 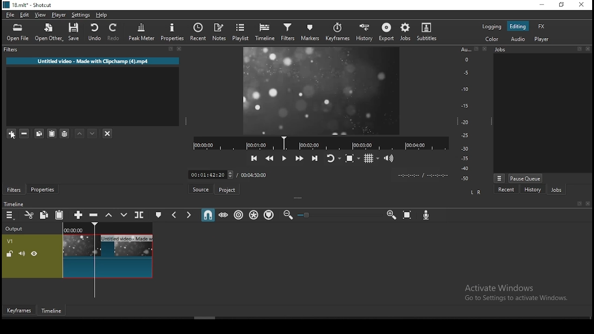 I want to click on toggle zoom, so click(x=353, y=158).